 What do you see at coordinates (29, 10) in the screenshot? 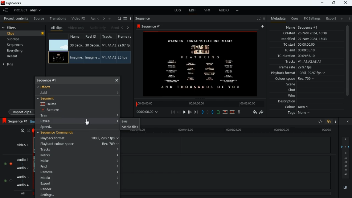
I see `project` at bounding box center [29, 10].